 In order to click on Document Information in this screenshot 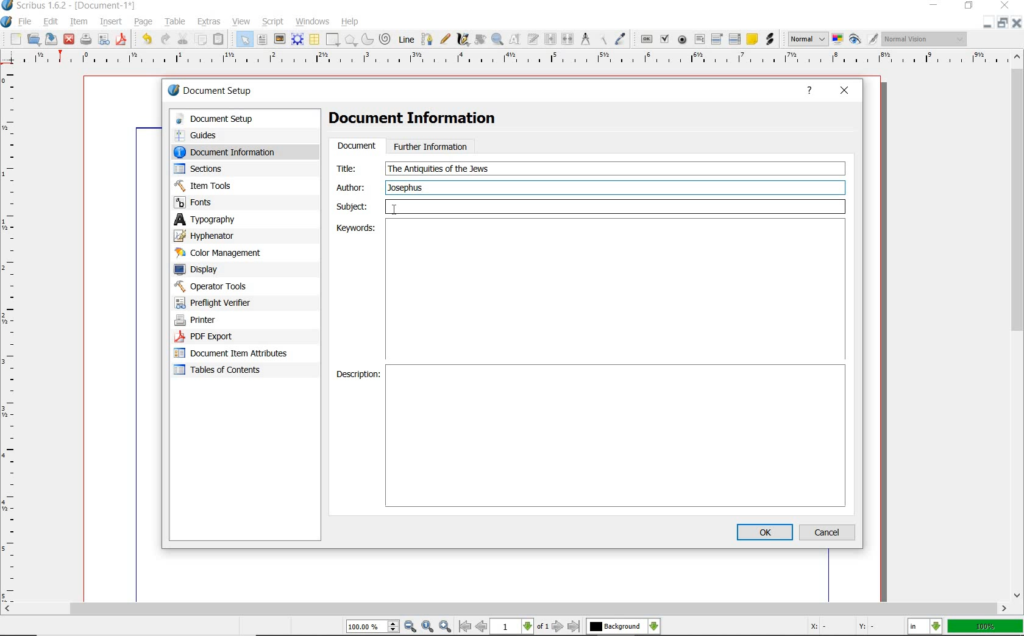, I will do `click(422, 120)`.